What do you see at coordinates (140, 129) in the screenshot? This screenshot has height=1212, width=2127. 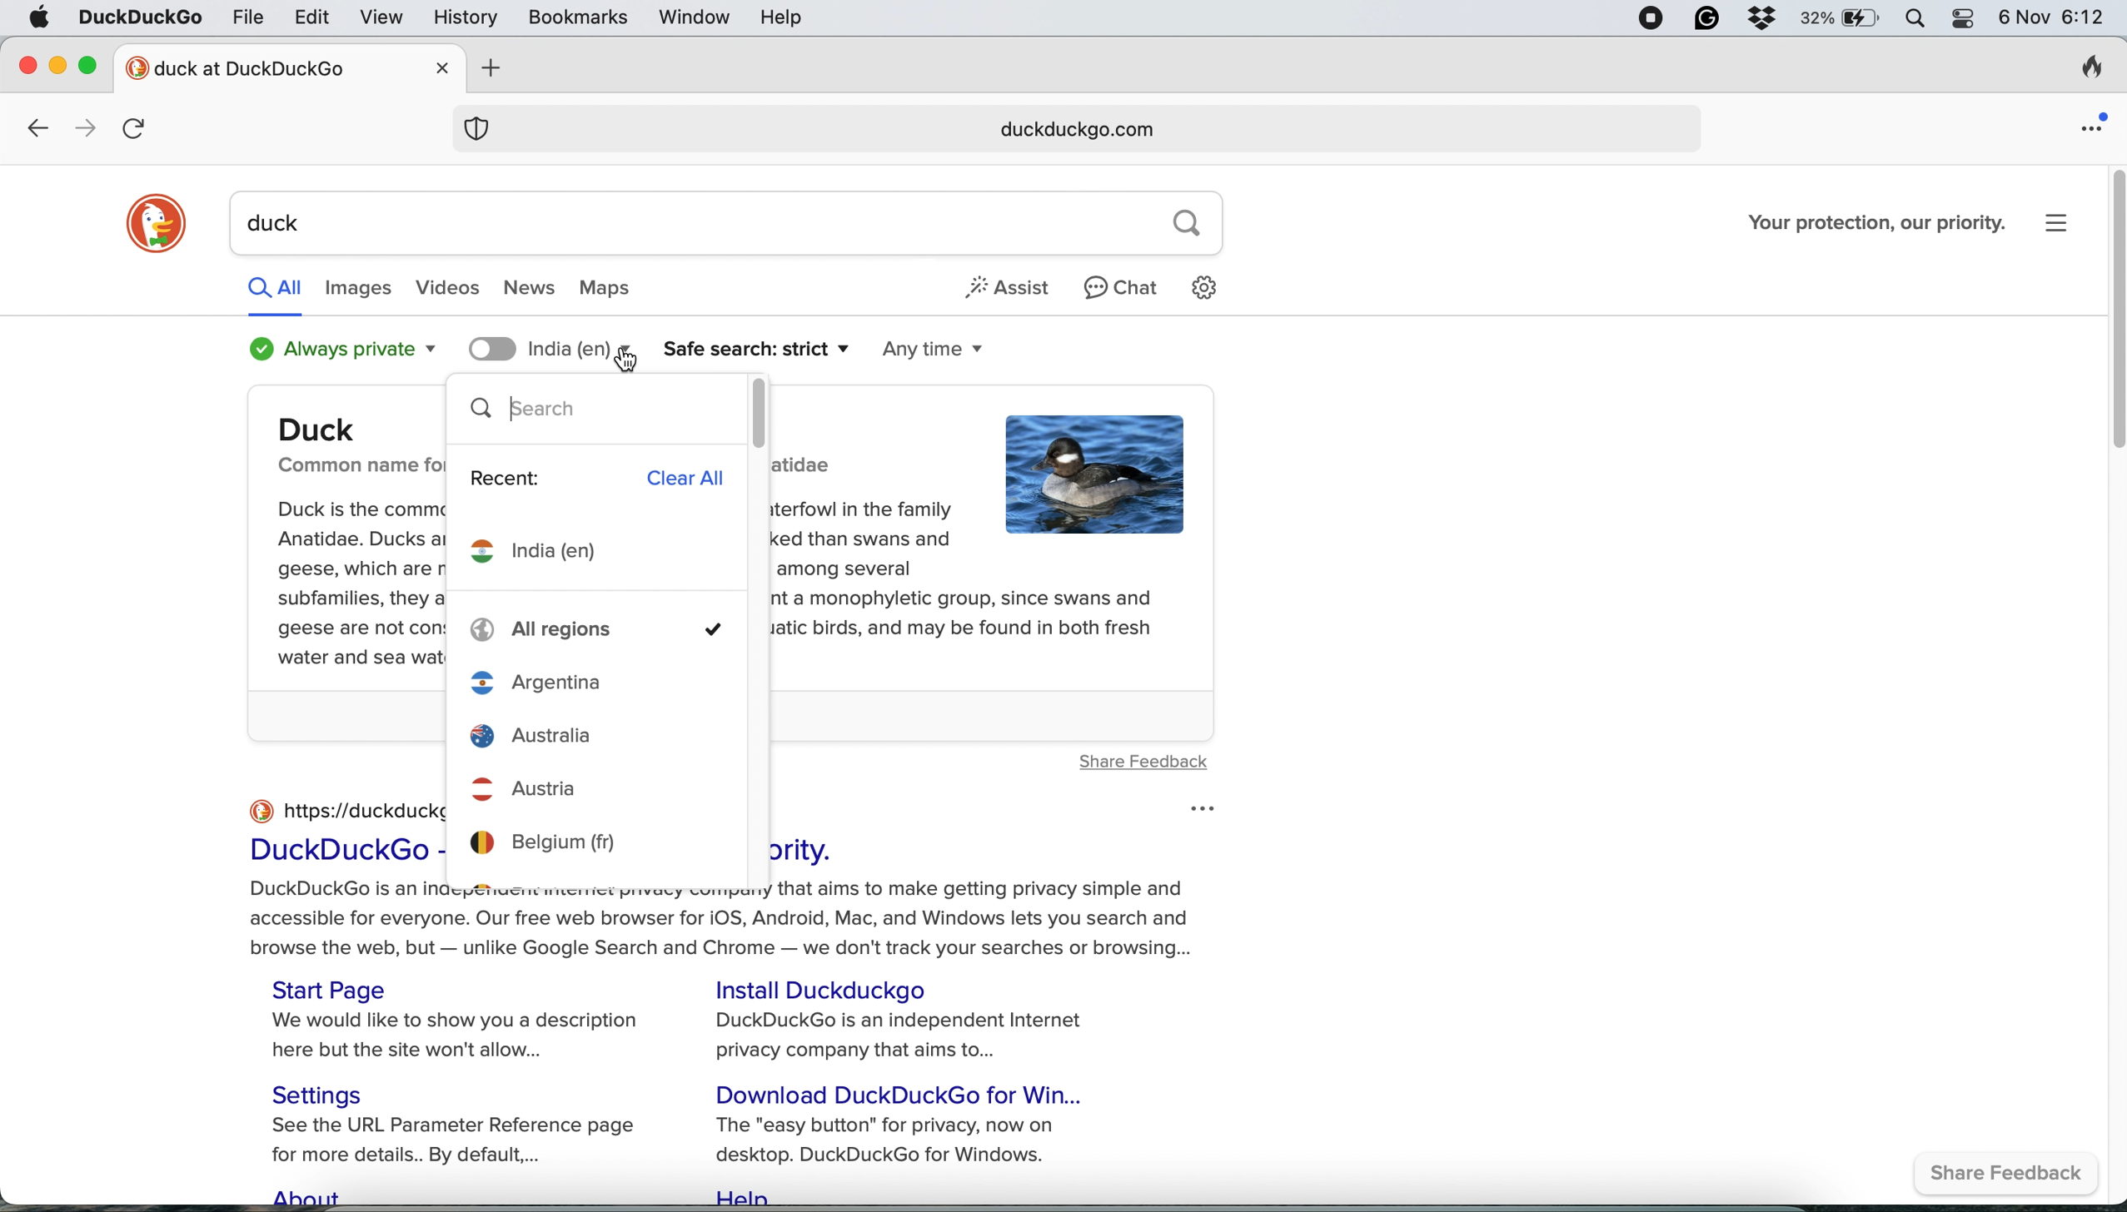 I see `refresh` at bounding box center [140, 129].